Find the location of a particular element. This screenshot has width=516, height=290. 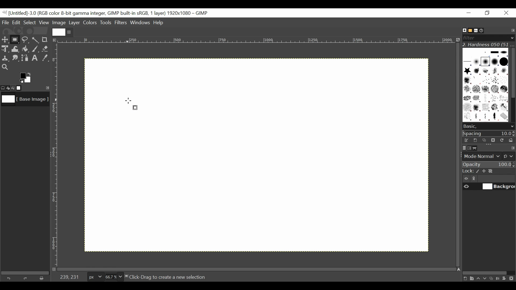

Opacity is located at coordinates (488, 165).